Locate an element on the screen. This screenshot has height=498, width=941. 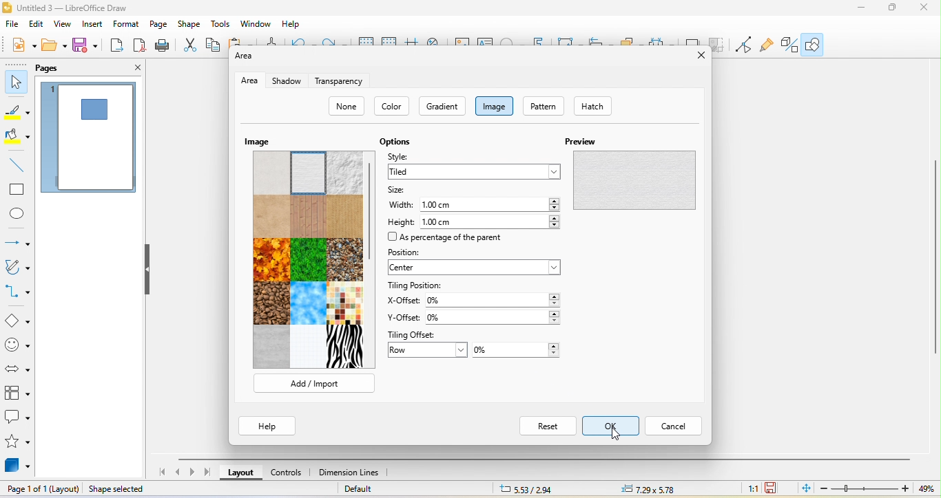
close is located at coordinates (696, 57).